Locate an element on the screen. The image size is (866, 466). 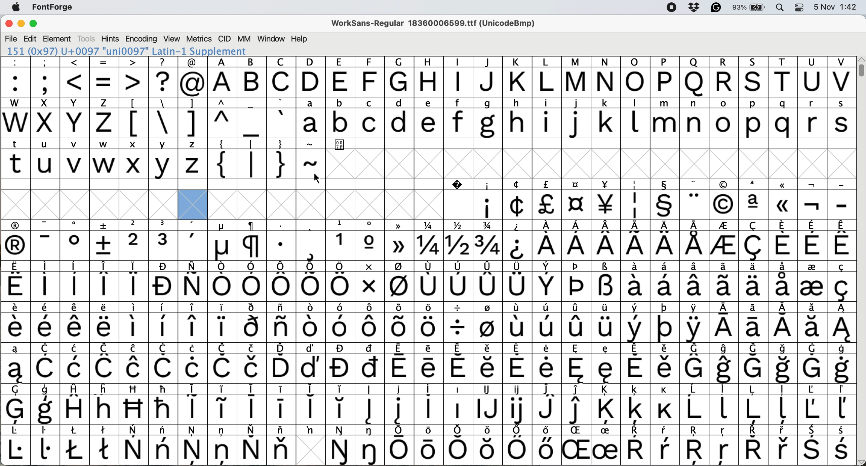
symbol is located at coordinates (281, 240).